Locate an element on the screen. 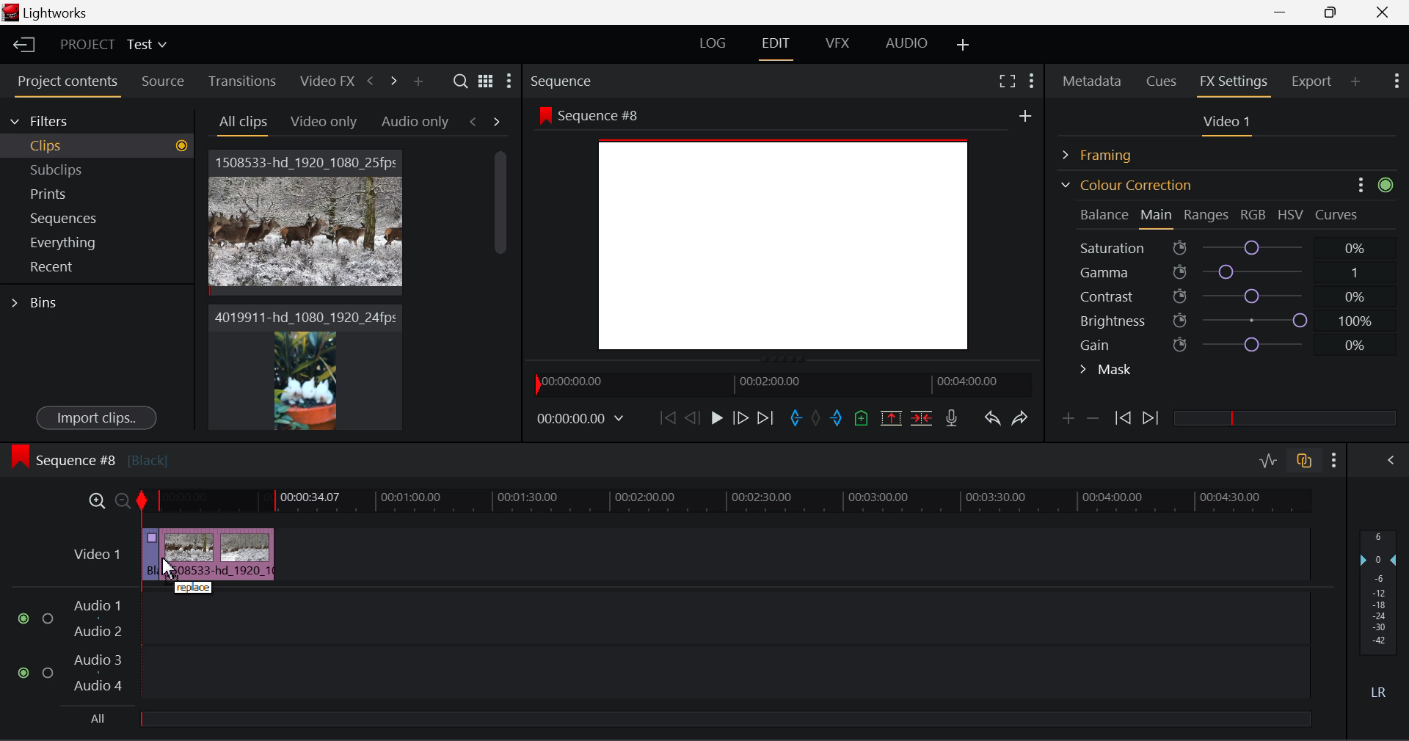 Image resolution: width=1409 pixels, height=741 pixels. Decibel Gain is located at coordinates (1377, 618).